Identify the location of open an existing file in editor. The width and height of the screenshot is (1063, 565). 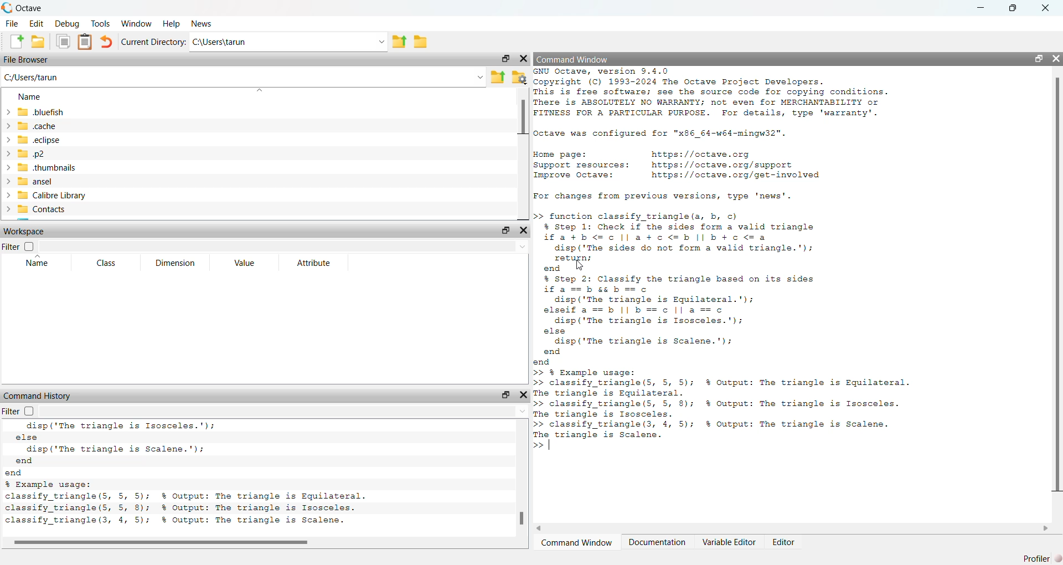
(38, 42).